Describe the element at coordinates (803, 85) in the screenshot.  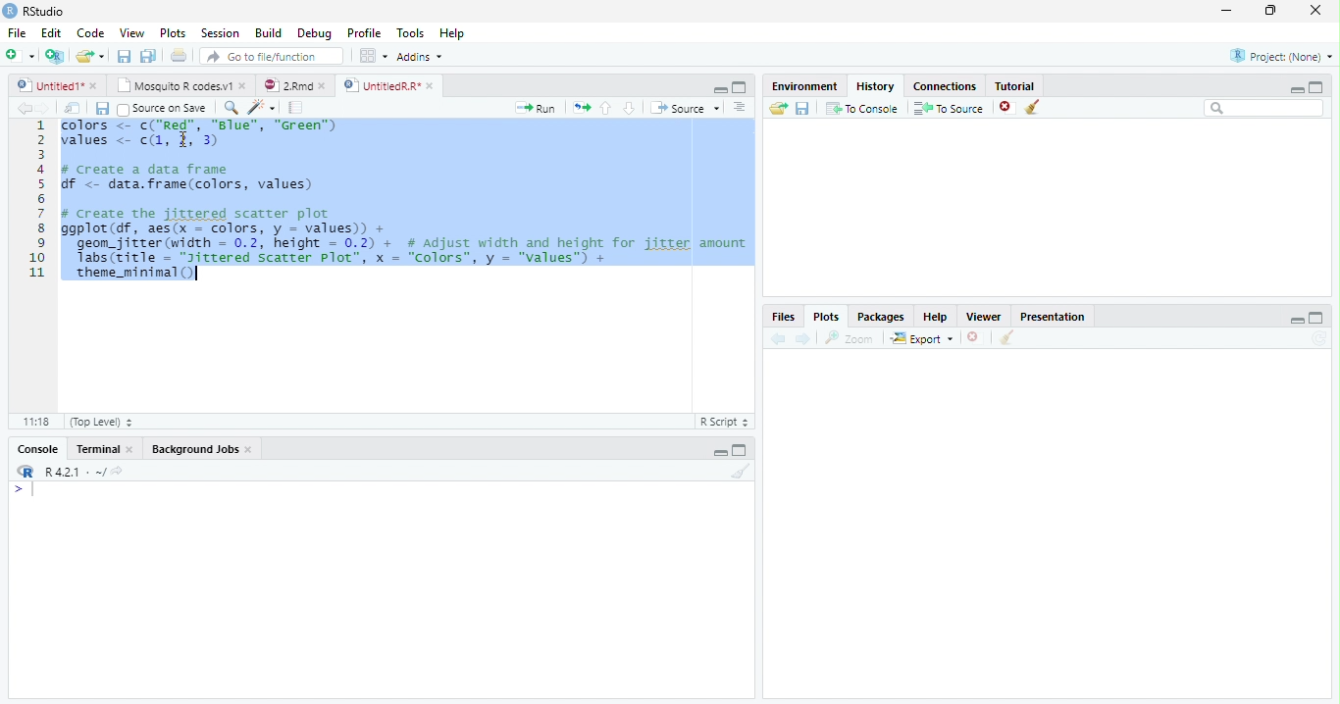
I see `Environment` at that location.